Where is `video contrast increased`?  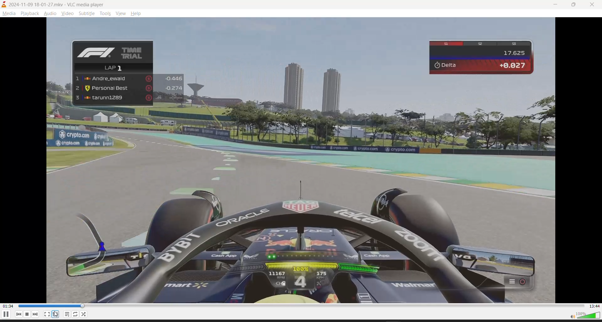 video contrast increased is located at coordinates (312, 161).